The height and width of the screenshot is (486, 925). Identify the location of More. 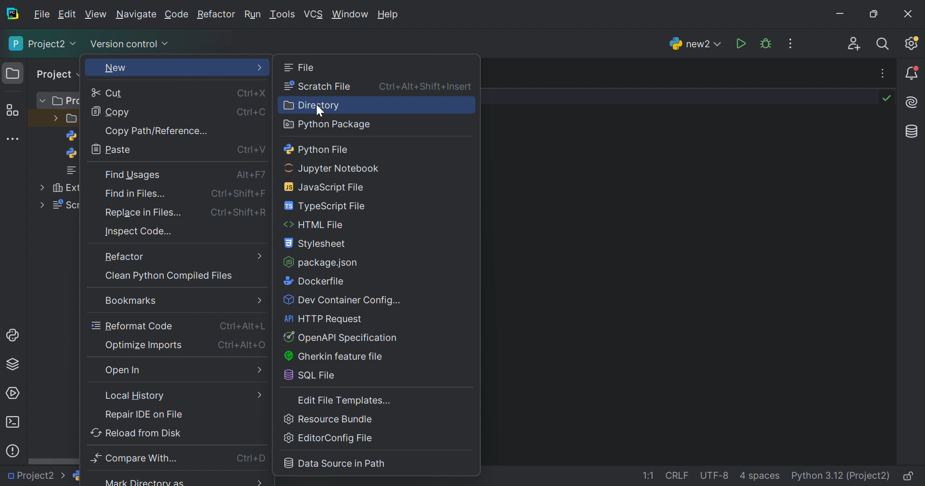
(260, 370).